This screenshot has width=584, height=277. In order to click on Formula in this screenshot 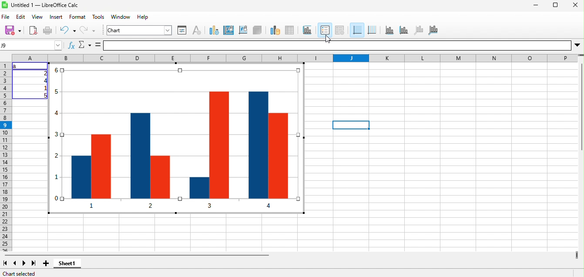, I will do `click(98, 45)`.